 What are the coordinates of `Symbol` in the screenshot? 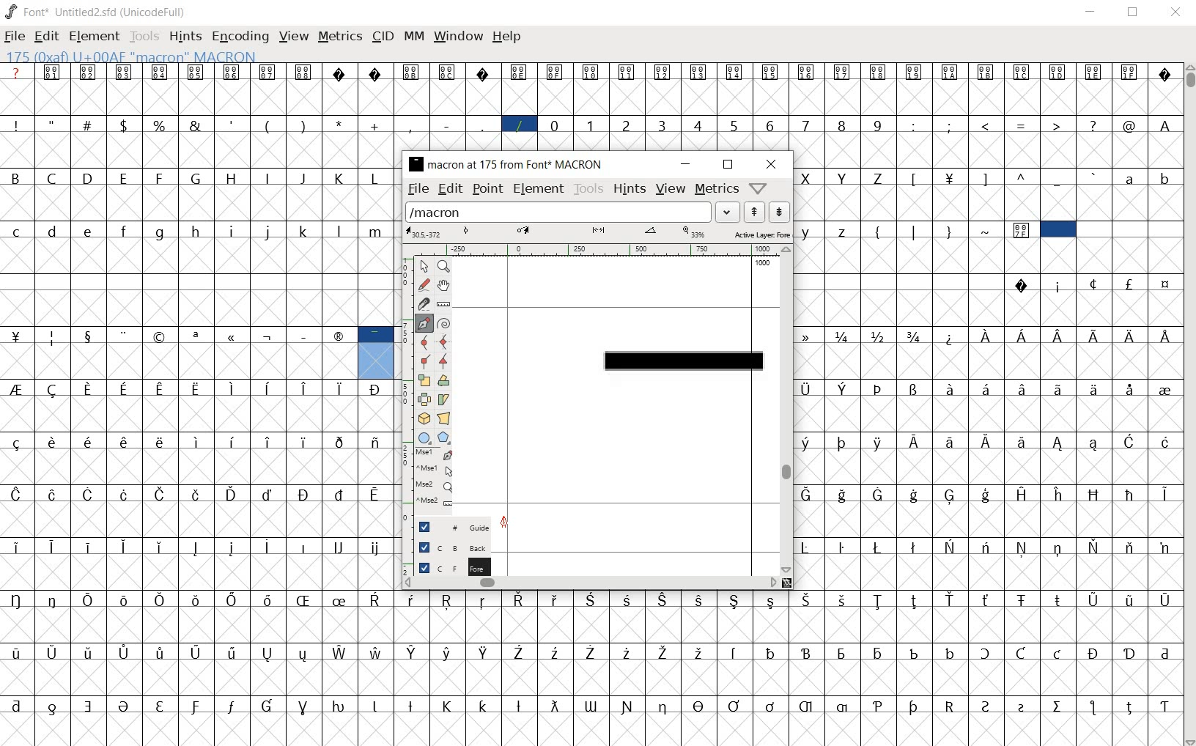 It's located at (234, 652).